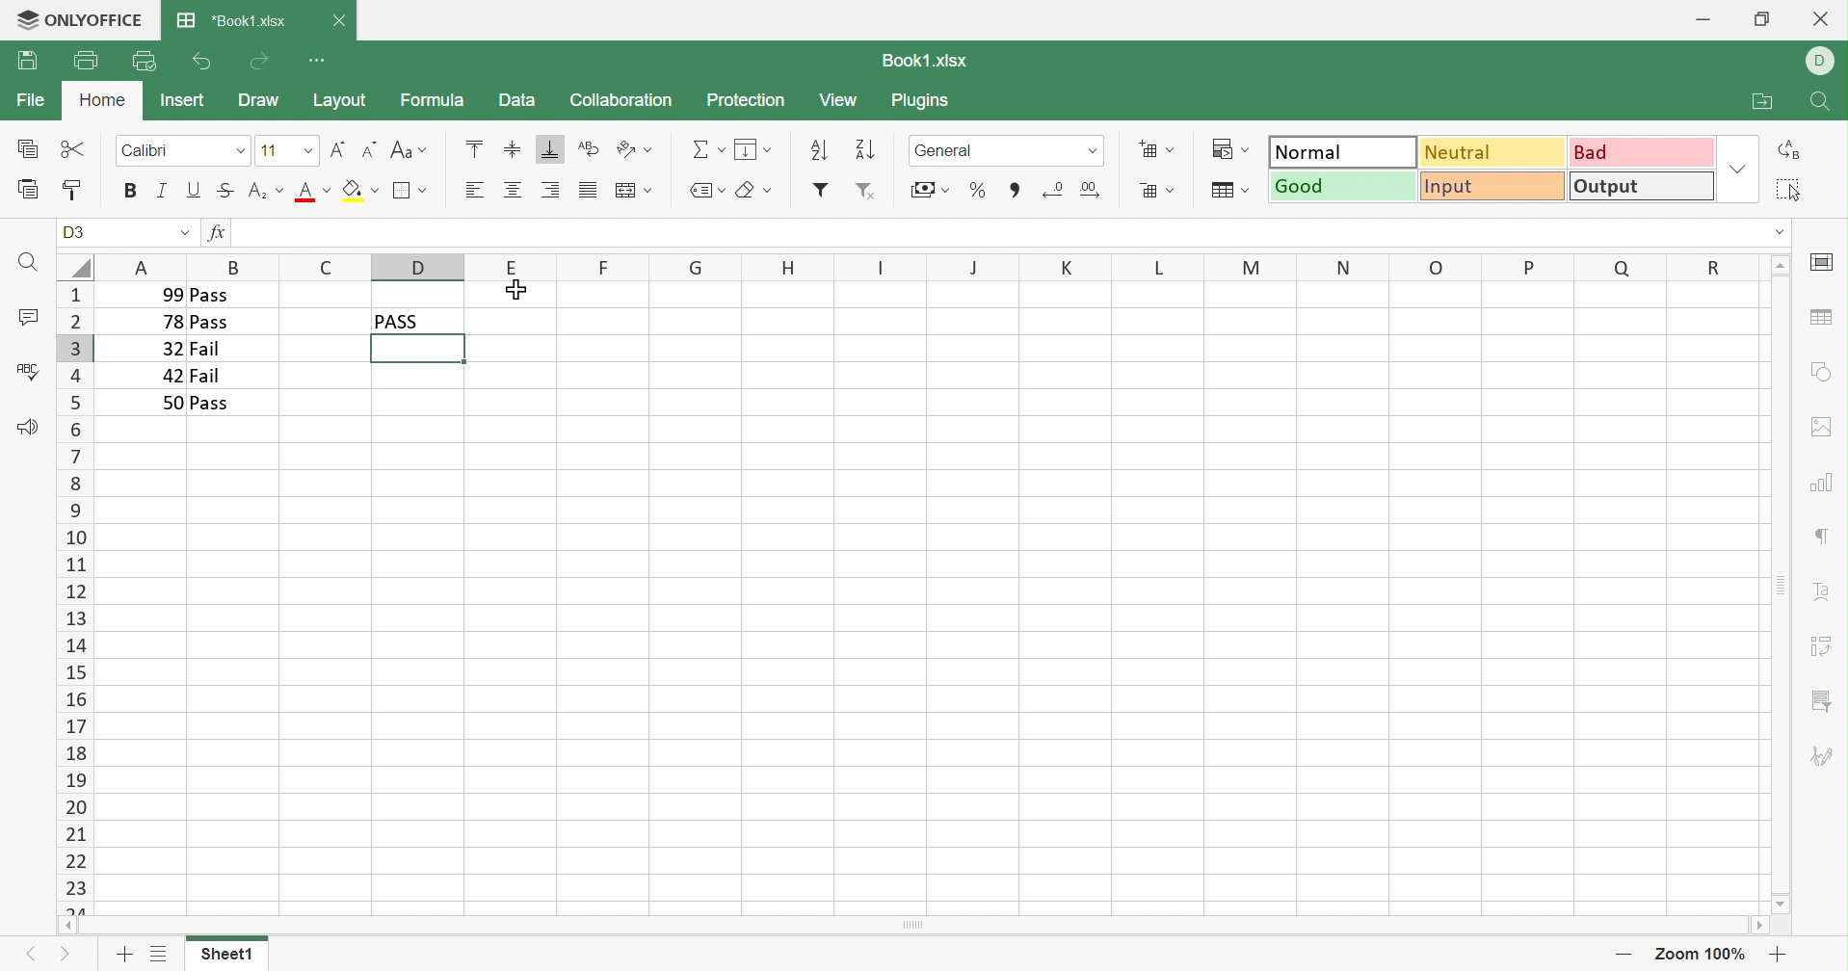  I want to click on Bad, so click(1644, 150).